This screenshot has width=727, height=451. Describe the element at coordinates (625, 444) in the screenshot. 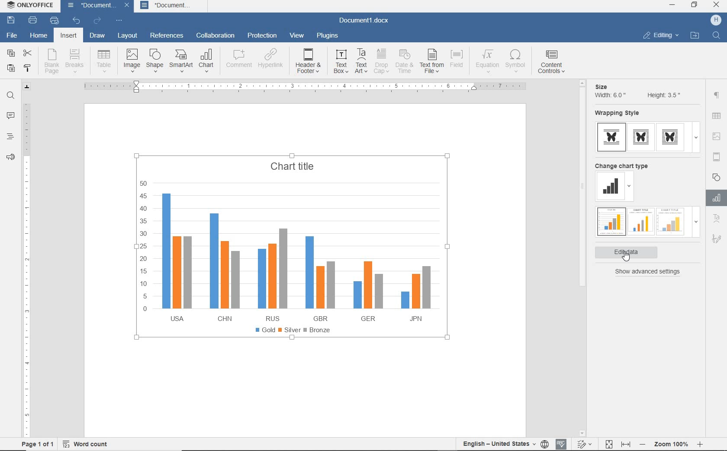

I see `fit to width` at that location.